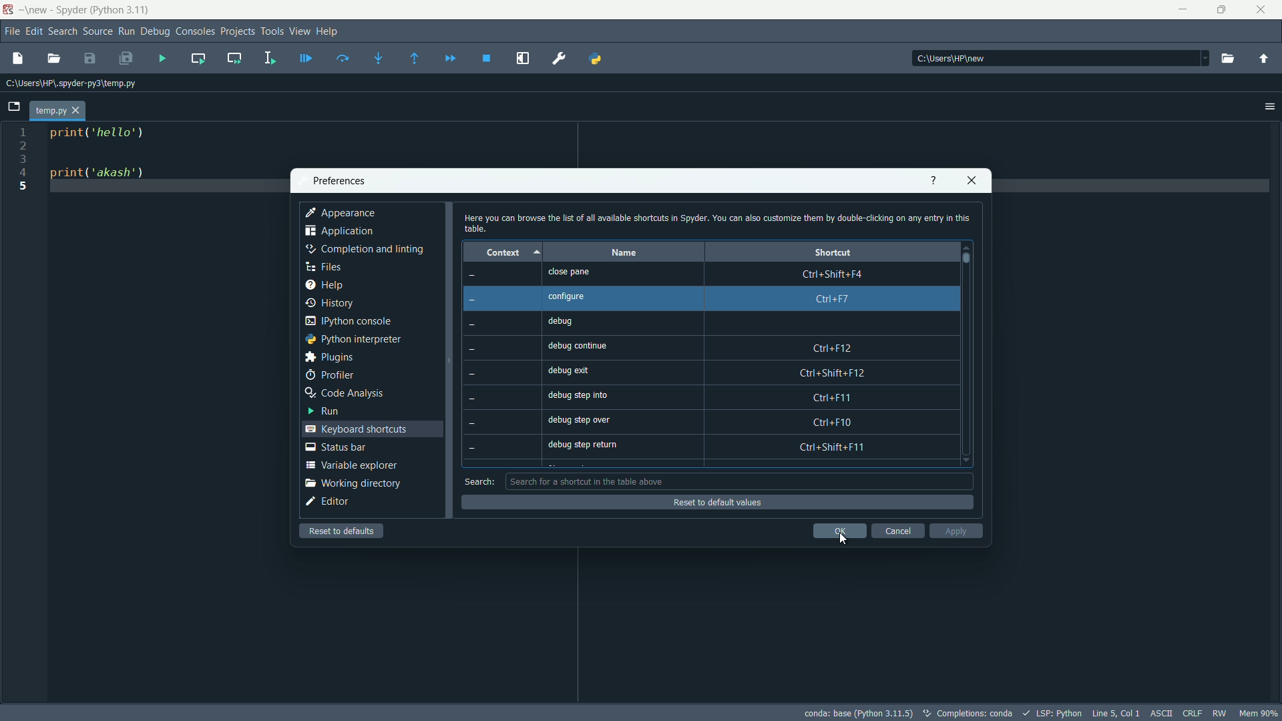  What do you see at coordinates (706, 502) in the screenshot?
I see `reset to default values` at bounding box center [706, 502].